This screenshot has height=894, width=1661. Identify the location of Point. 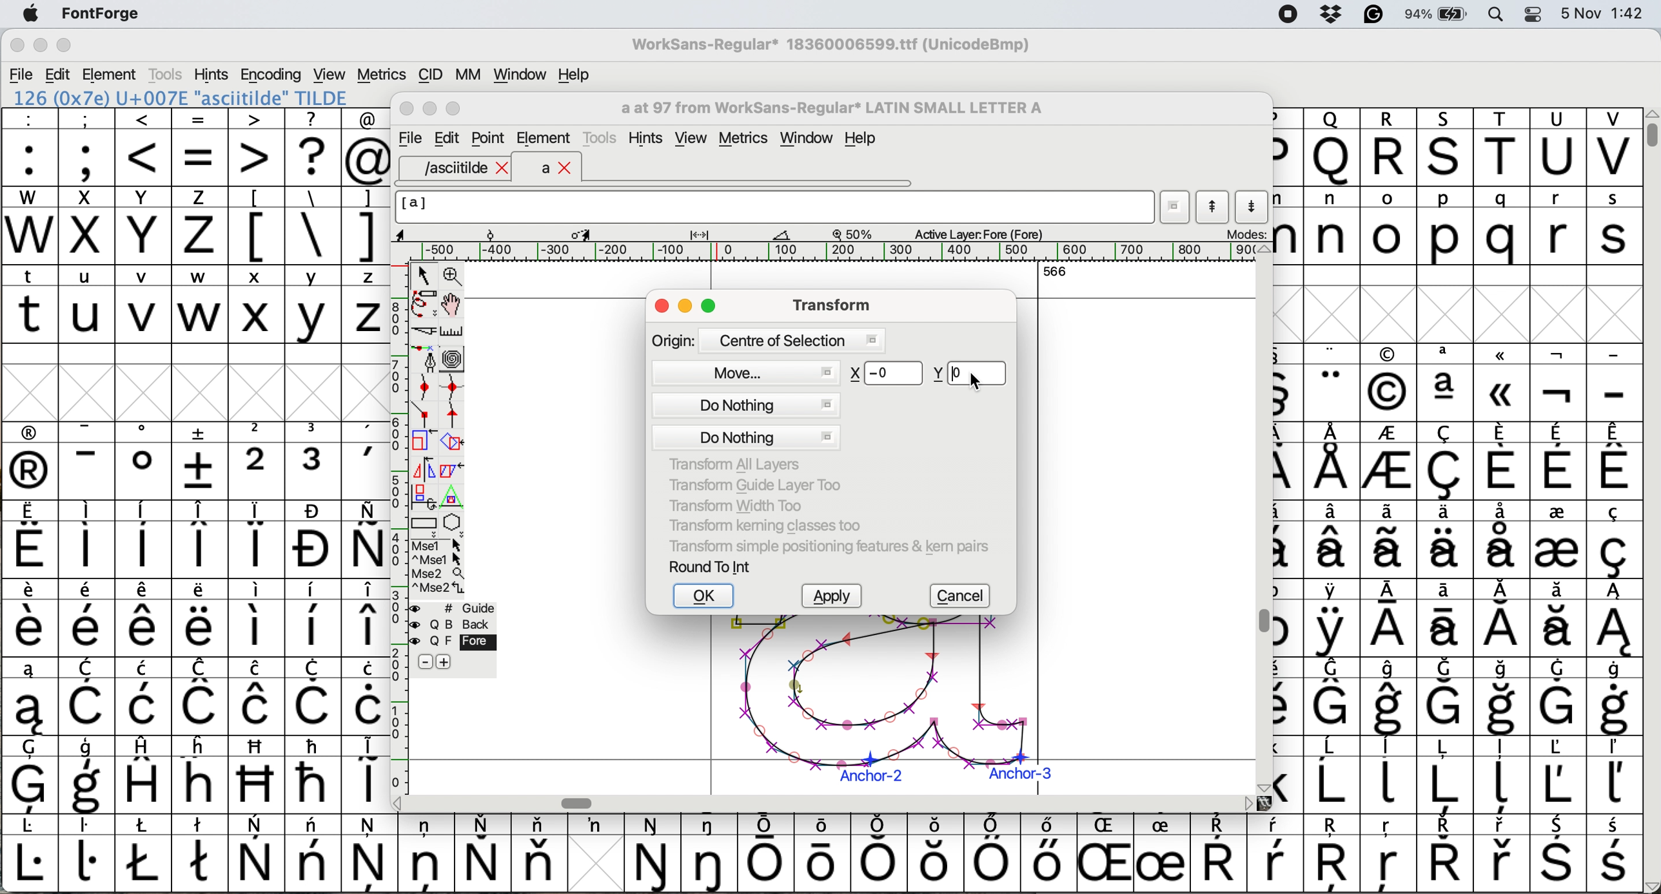
(489, 140).